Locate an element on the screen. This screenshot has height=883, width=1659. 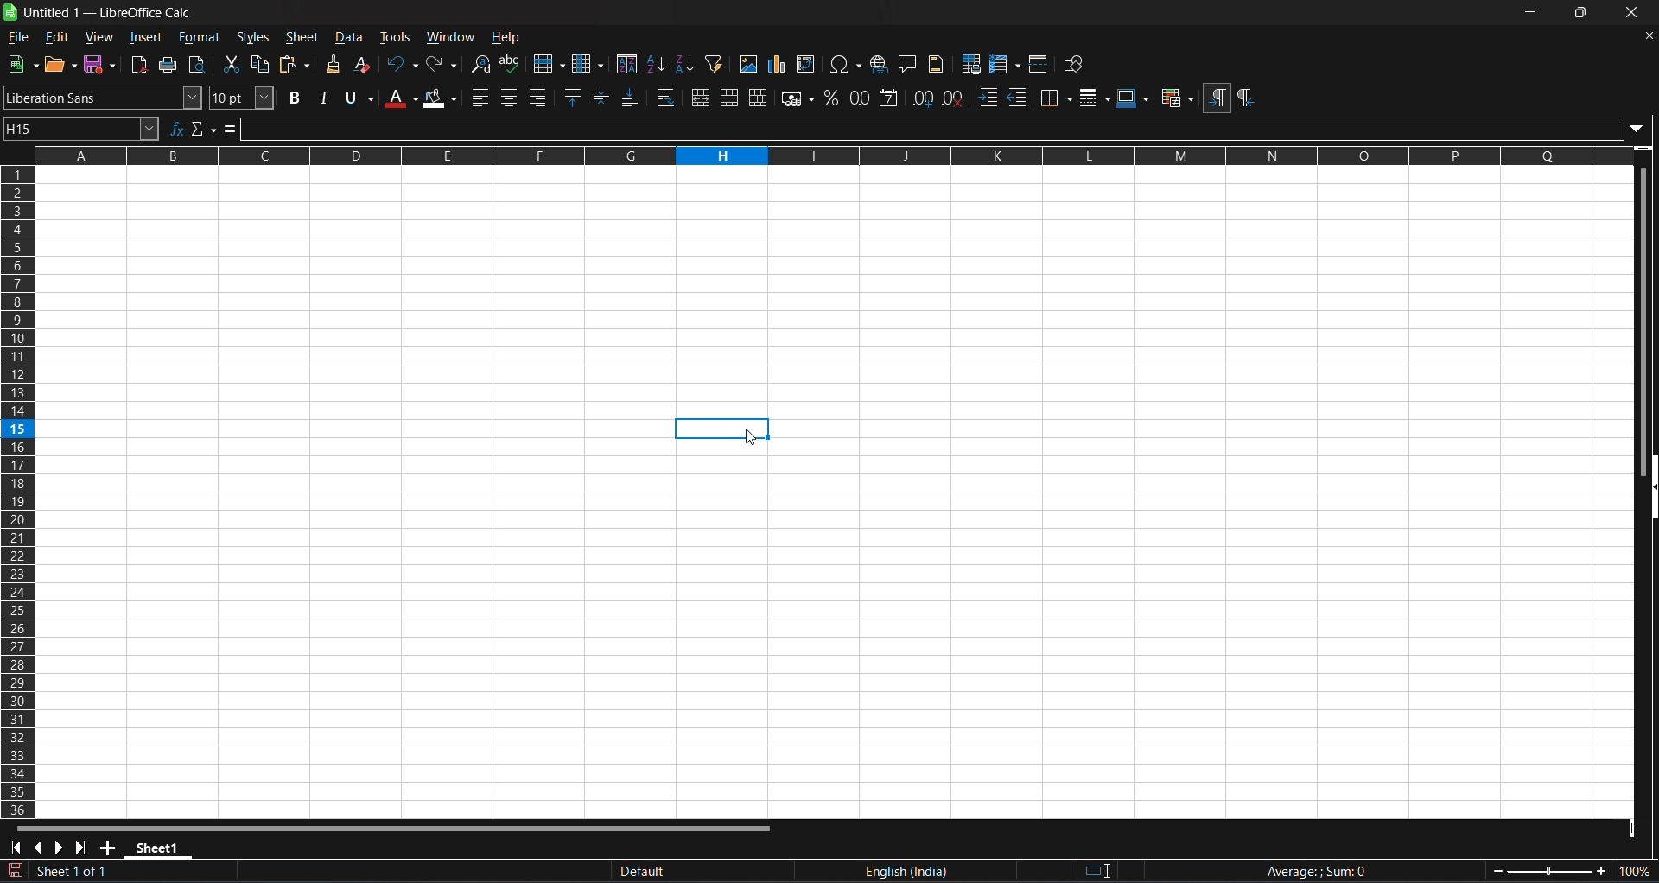
split window is located at coordinates (1039, 62).